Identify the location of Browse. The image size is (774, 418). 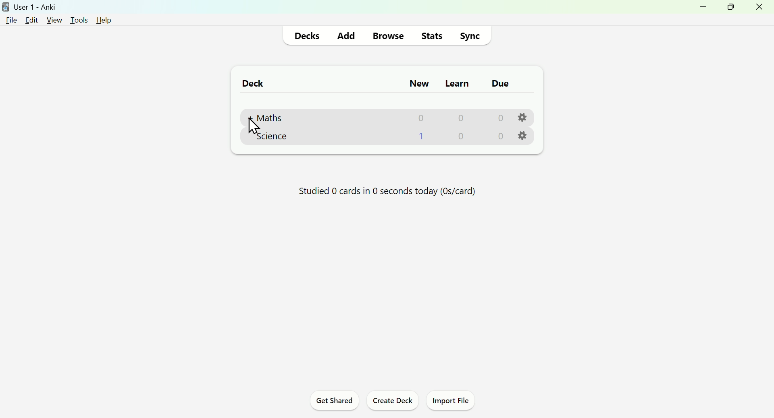
(387, 35).